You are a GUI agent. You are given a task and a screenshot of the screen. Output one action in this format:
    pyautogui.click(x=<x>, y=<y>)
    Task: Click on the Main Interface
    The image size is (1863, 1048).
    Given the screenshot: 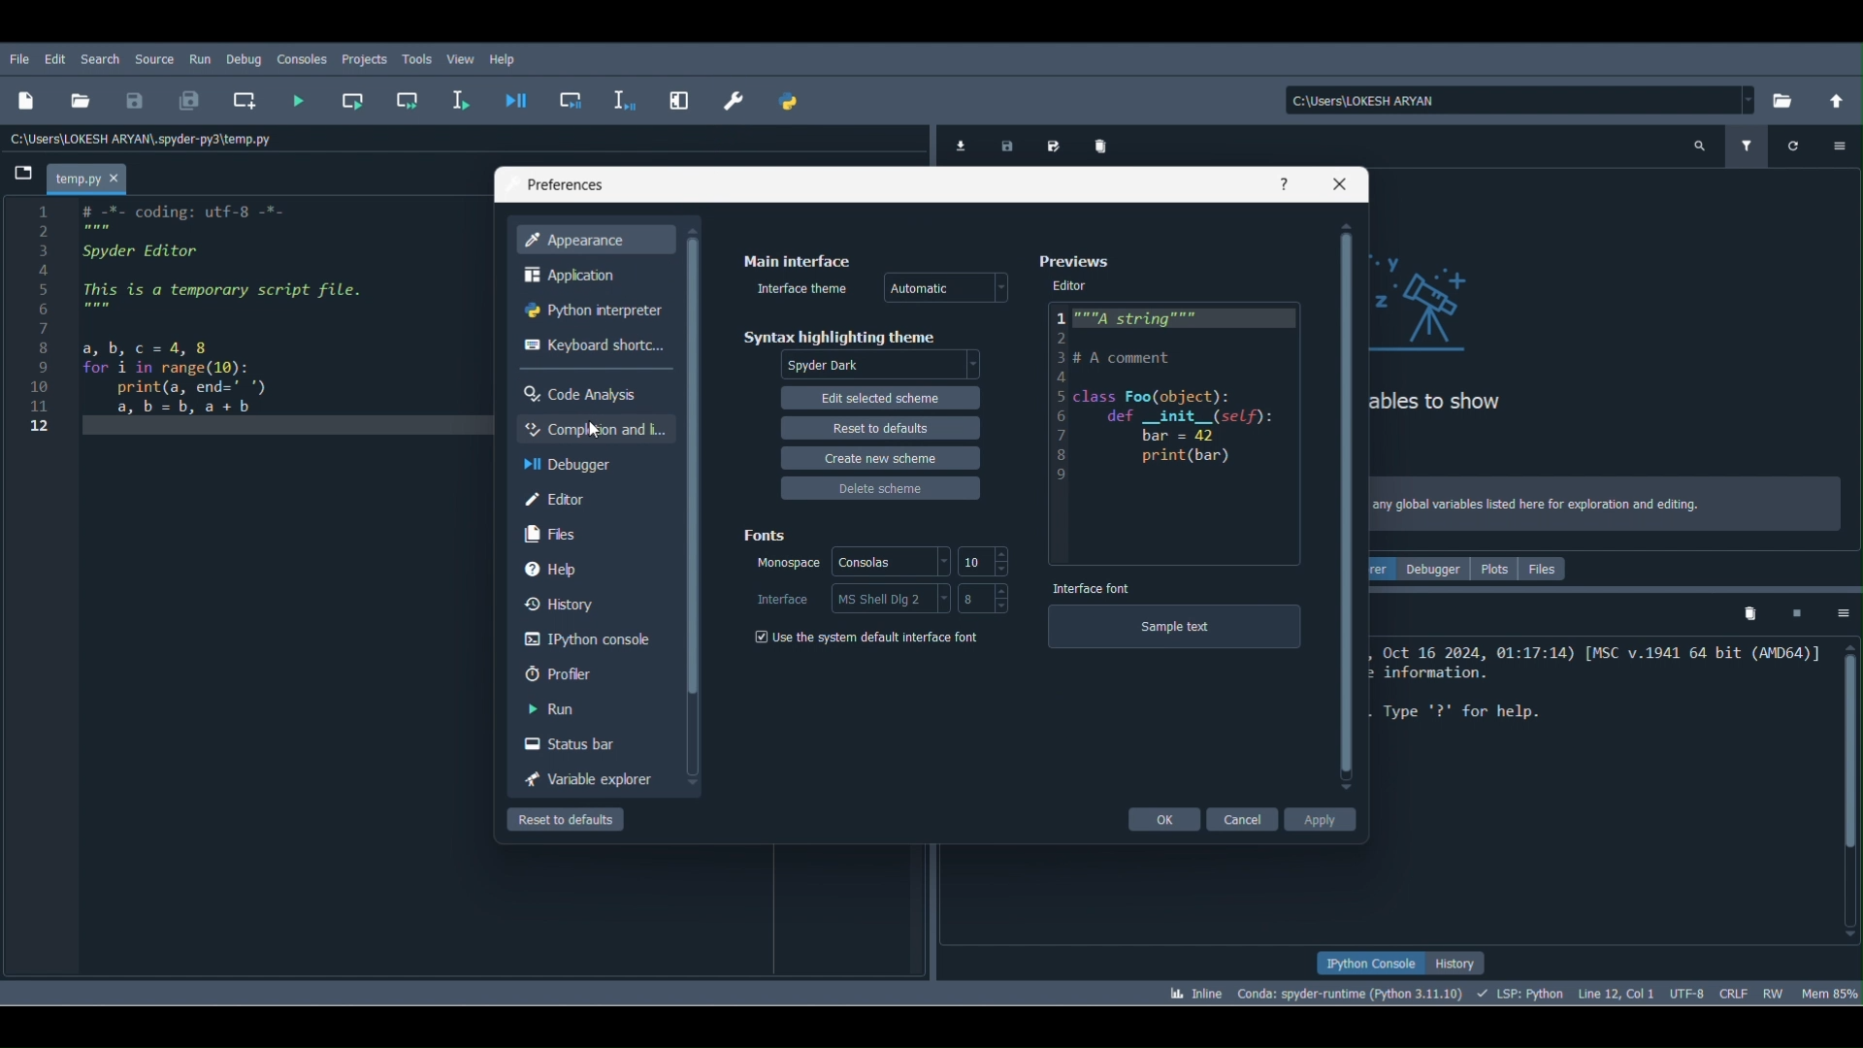 What is the action you would take?
    pyautogui.click(x=792, y=257)
    